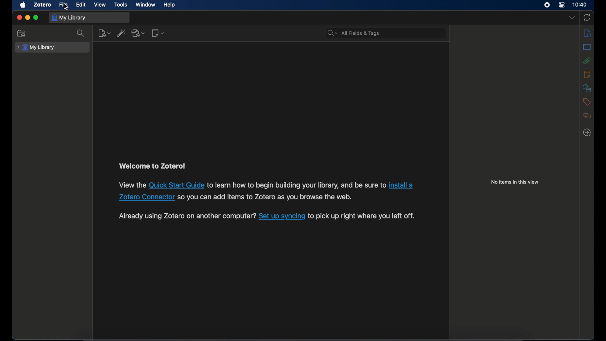 The height and width of the screenshot is (341, 606). What do you see at coordinates (587, 61) in the screenshot?
I see `attachments` at bounding box center [587, 61].